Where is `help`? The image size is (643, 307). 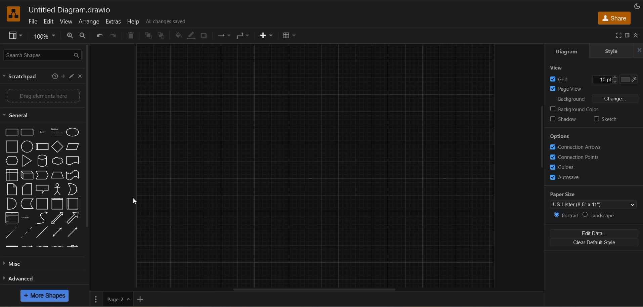
help is located at coordinates (54, 76).